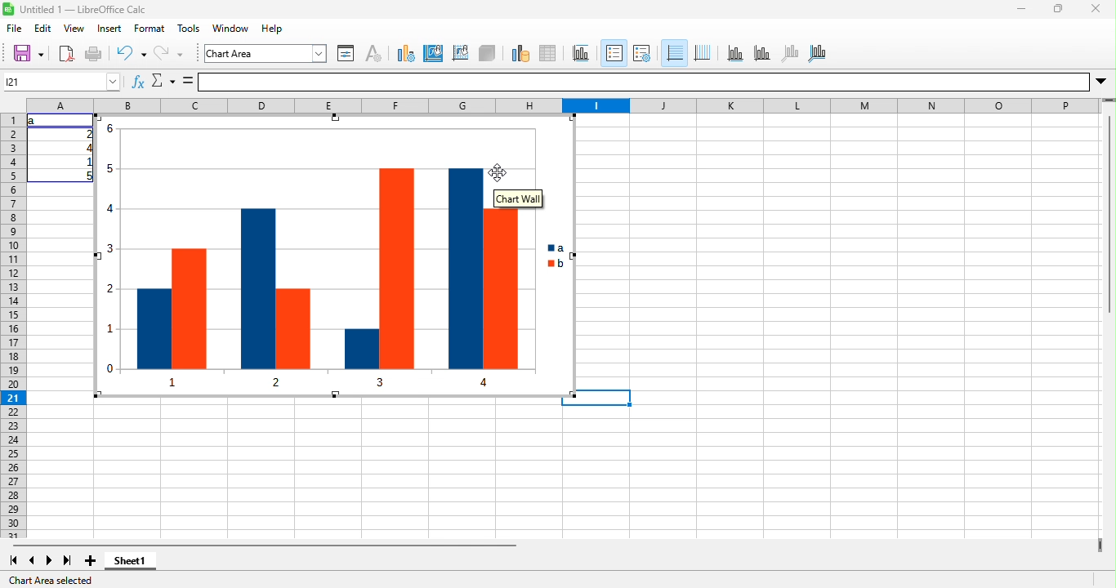 This screenshot has width=1116, height=588. What do you see at coordinates (28, 54) in the screenshot?
I see `save` at bounding box center [28, 54].